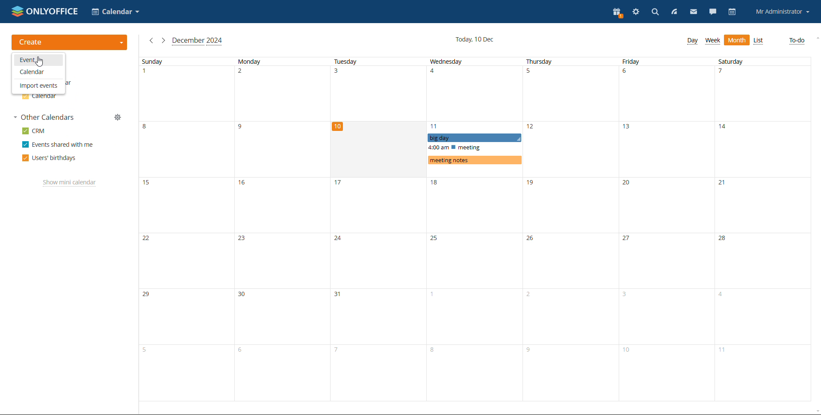 The width and height of the screenshot is (821, 415). Describe the element at coordinates (38, 86) in the screenshot. I see `import events` at that location.